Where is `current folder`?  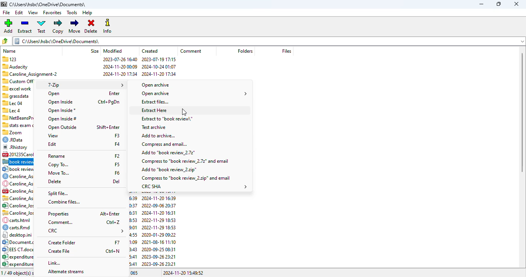 current folder is located at coordinates (269, 41).